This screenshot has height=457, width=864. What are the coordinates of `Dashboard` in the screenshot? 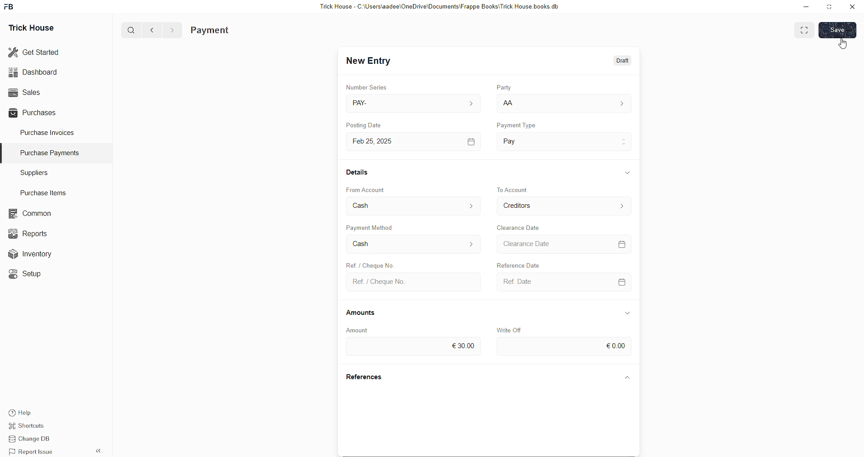 It's located at (35, 72).